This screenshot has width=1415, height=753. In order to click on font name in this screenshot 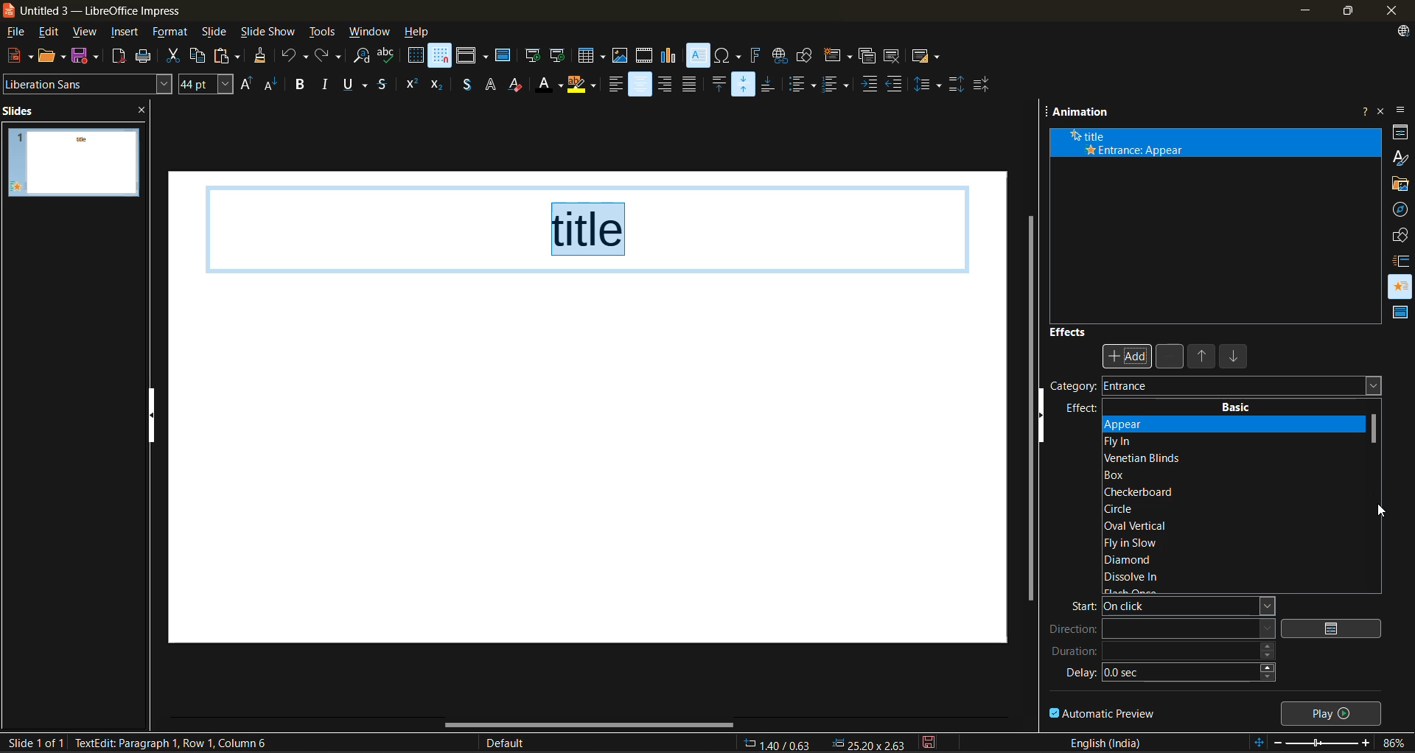, I will do `click(88, 83)`.